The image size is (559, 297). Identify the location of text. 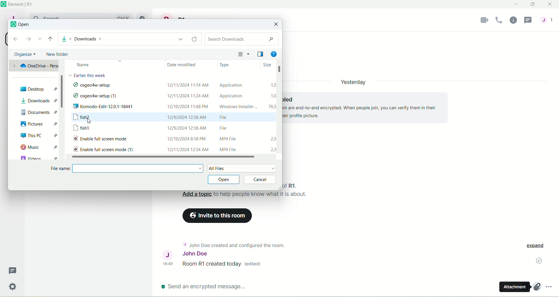
(90, 75).